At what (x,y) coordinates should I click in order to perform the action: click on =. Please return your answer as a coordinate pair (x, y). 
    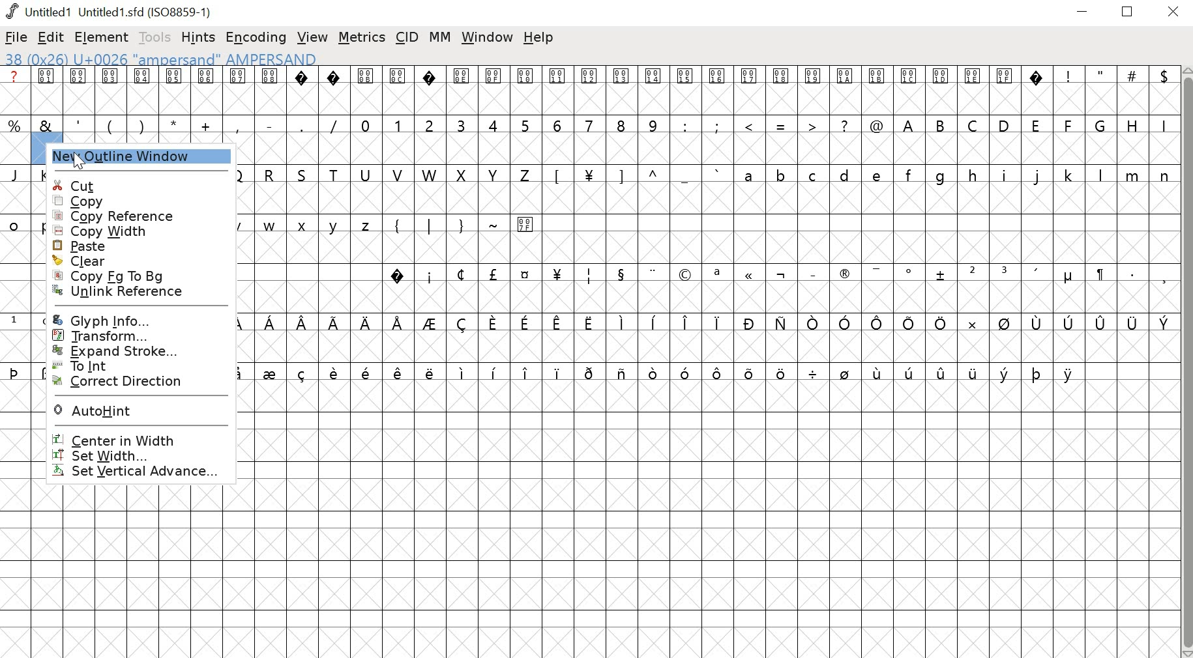
    Looking at the image, I should click on (782, 124).